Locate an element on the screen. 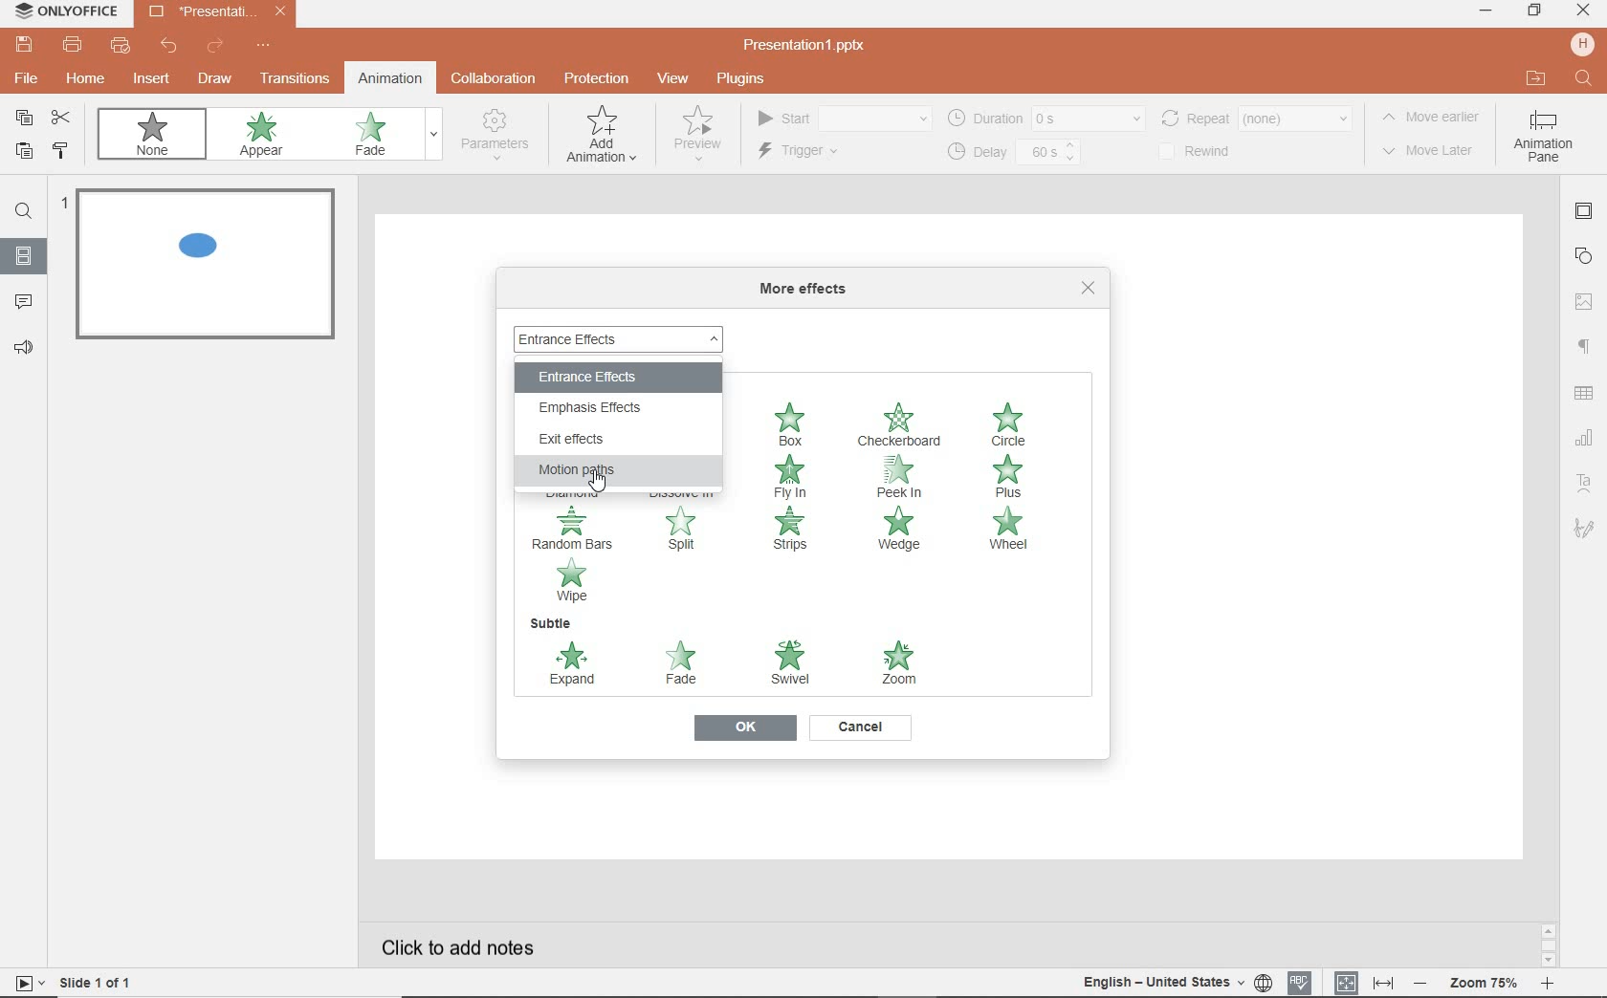 This screenshot has height=998, width=1607. system name is located at coordinates (65, 11).